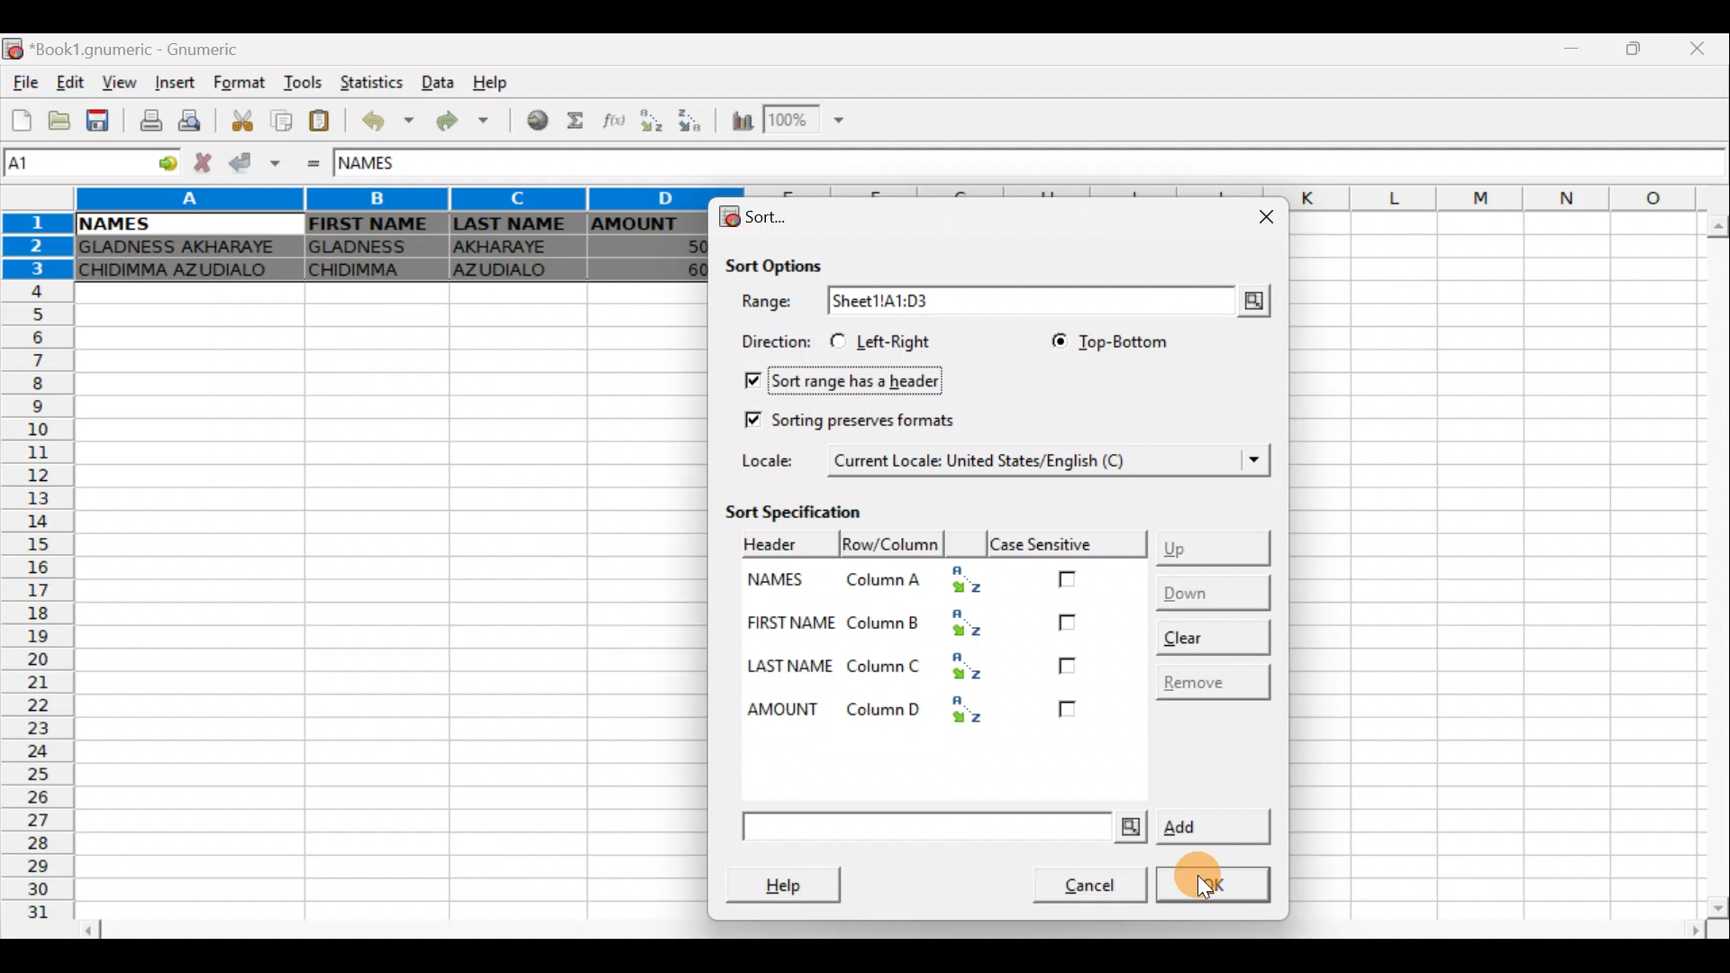 The width and height of the screenshot is (1730, 973). What do you see at coordinates (578, 122) in the screenshot?
I see `Sum into the current cell` at bounding box center [578, 122].